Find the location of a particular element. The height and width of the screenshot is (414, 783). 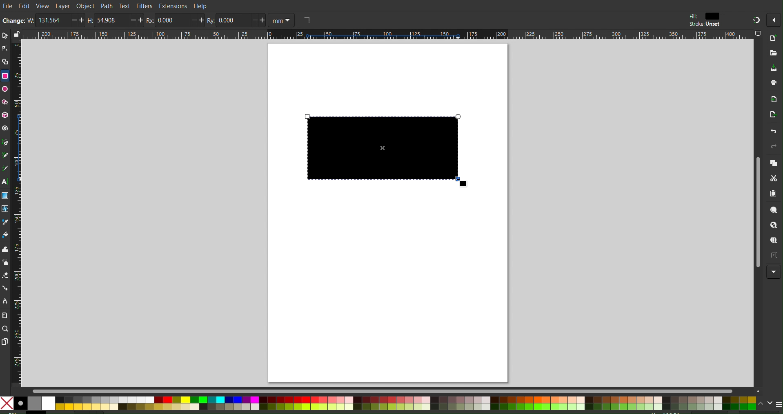

Line Color is located at coordinates (5, 222).